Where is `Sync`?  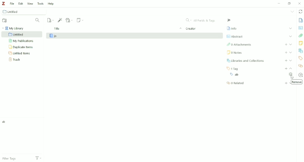
Sync is located at coordinates (300, 12).